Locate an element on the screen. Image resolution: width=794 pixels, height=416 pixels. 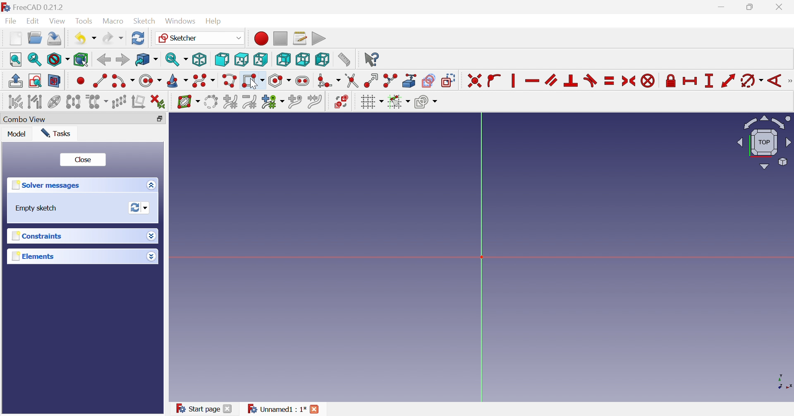
Solver messages is located at coordinates (45, 185).